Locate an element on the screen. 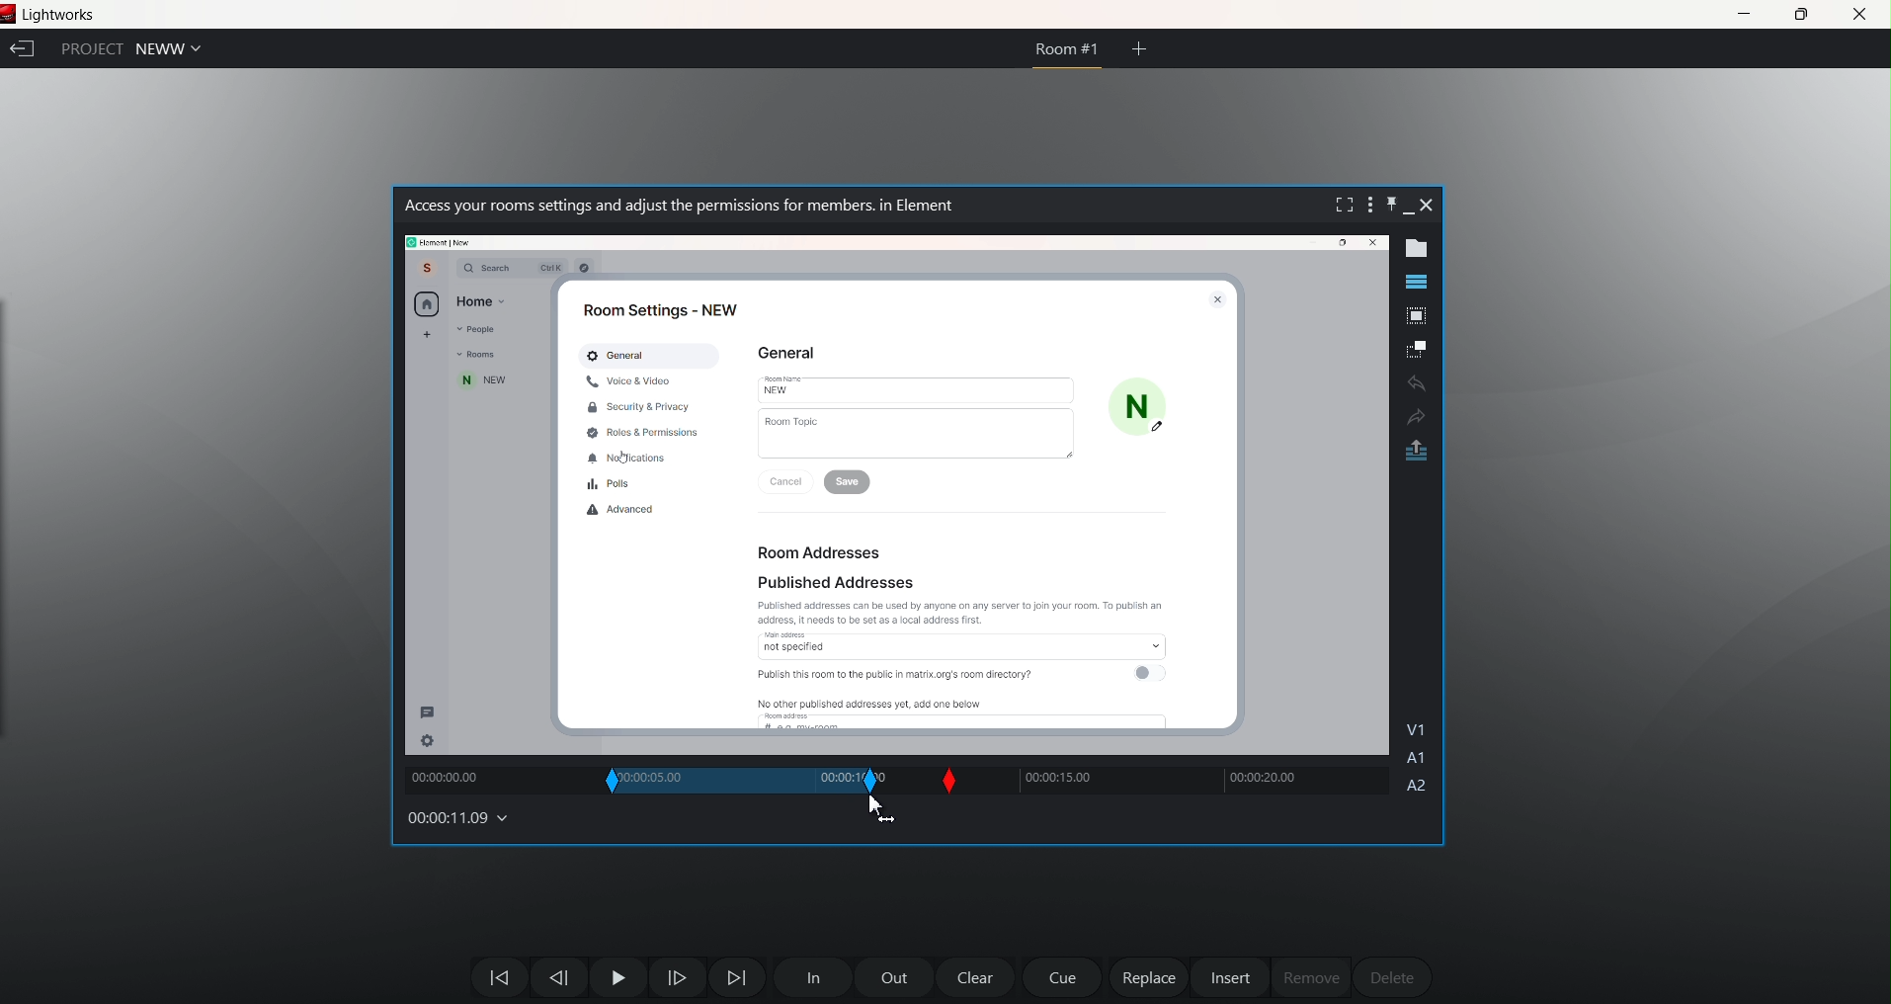 This screenshot has height=1004, width=1891. Published addresses can be used by anyone on any server to join your room. To publish an address. It needs to be set as a local address first. is located at coordinates (961, 612).